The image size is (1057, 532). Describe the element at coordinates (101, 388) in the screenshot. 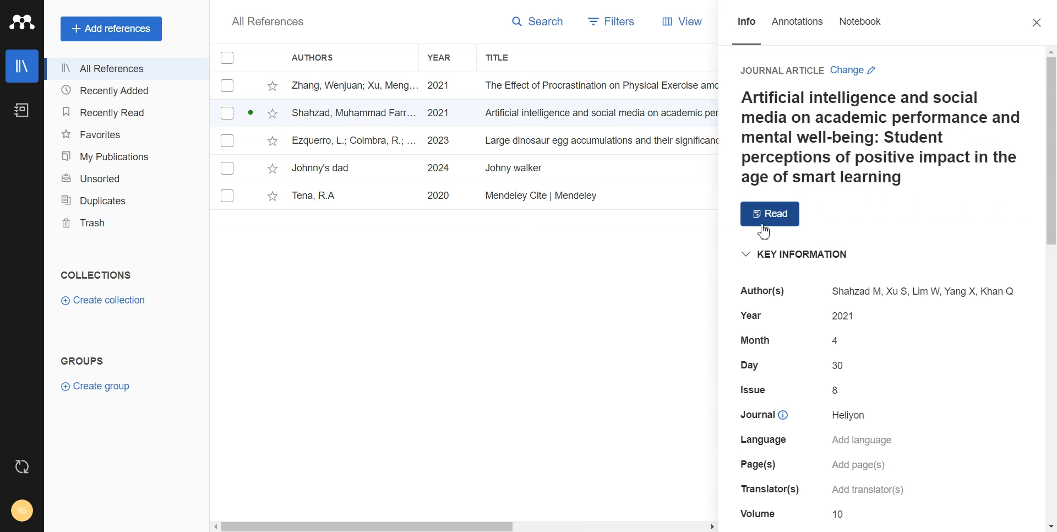

I see `Create Group` at that location.